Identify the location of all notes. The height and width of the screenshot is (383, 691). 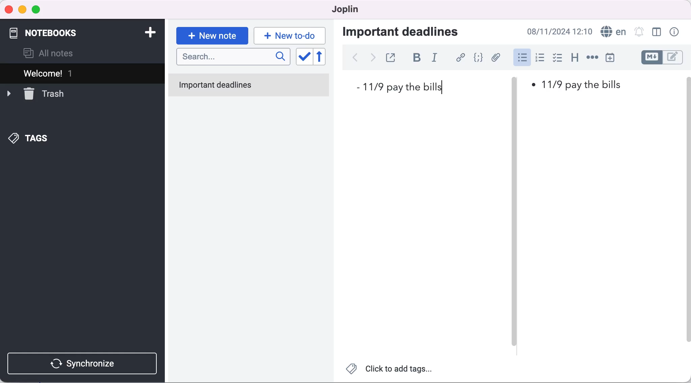
(56, 52).